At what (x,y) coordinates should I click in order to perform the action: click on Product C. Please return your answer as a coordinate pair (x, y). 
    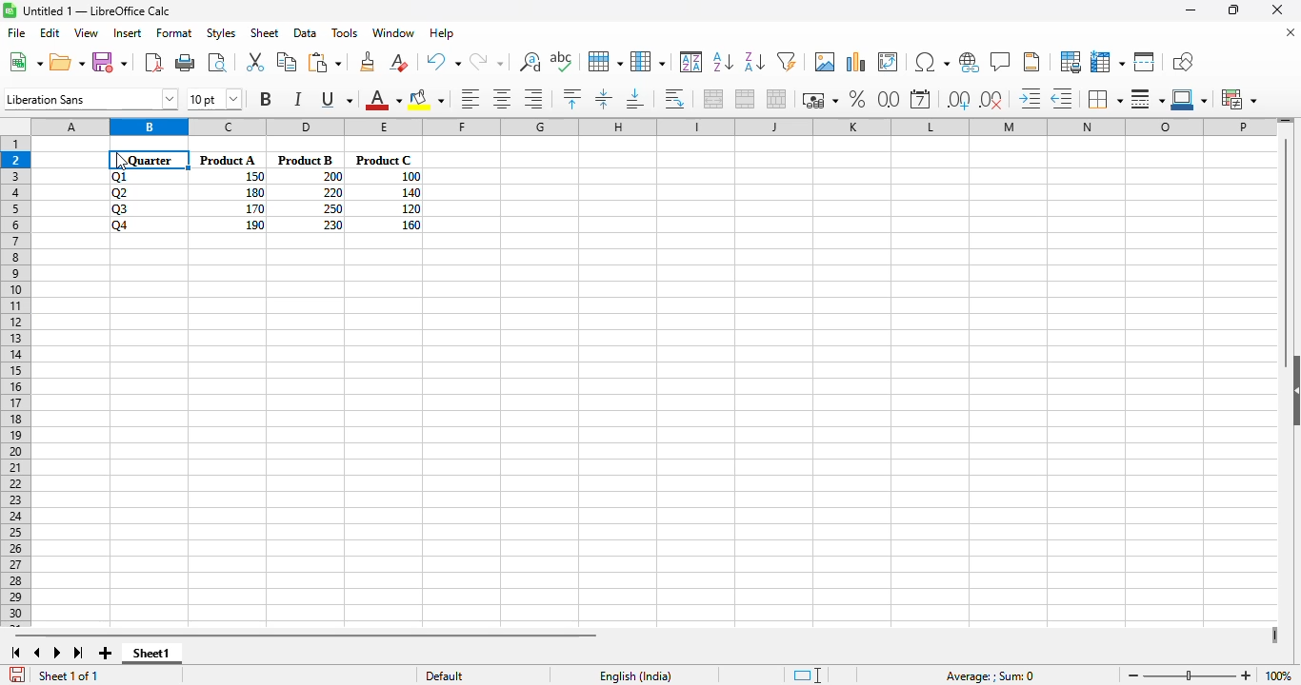
    Looking at the image, I should click on (382, 160).